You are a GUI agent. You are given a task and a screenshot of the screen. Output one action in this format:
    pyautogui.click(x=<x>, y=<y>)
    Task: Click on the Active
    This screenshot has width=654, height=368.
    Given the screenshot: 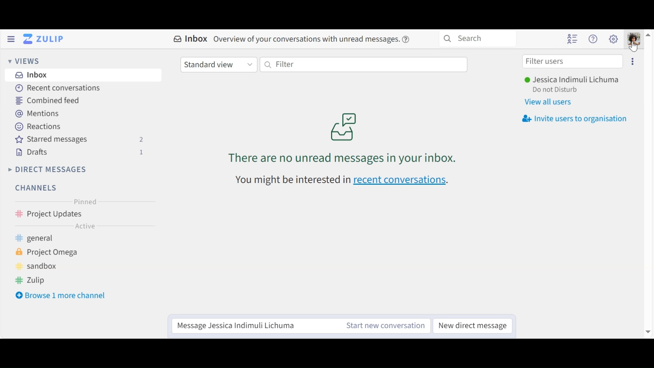 What is the action you would take?
    pyautogui.click(x=84, y=226)
    